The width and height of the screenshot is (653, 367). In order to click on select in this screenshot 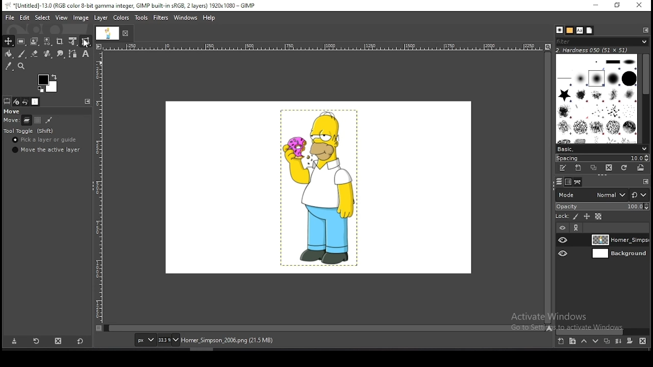, I will do `click(42, 17)`.